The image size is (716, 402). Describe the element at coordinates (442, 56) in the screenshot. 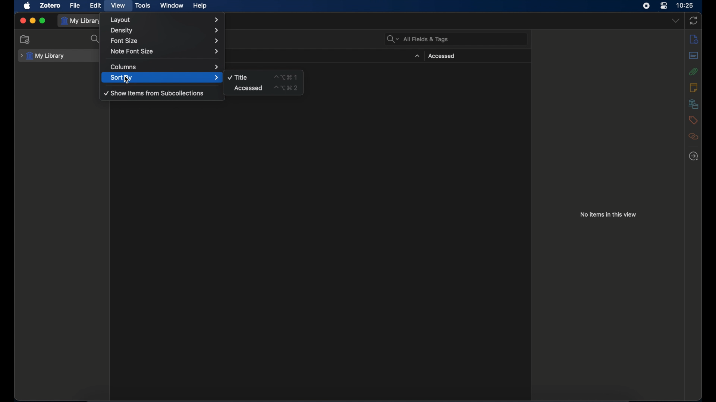

I see `accessed` at that location.